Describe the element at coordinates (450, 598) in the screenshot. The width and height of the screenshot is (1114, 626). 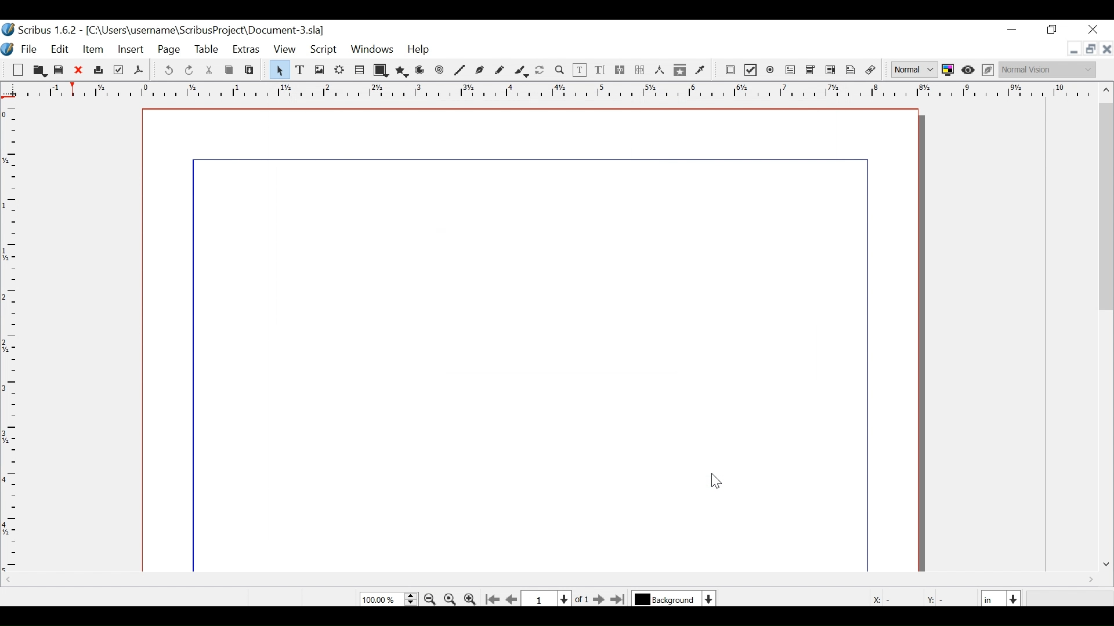
I see `Zoom to 100` at that location.